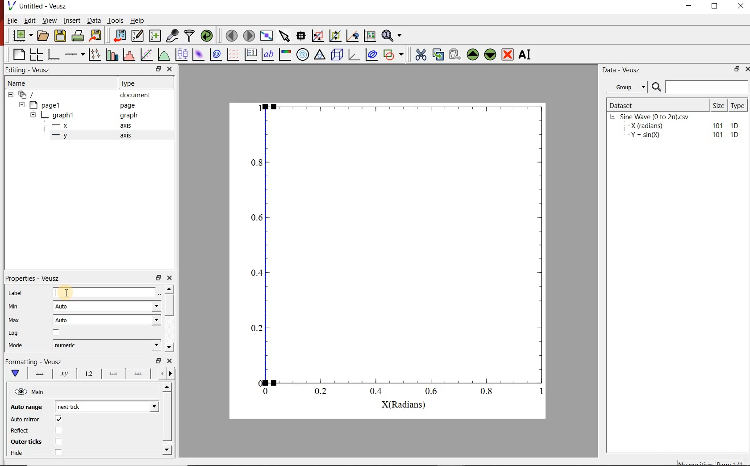  I want to click on plot 2d dataset as image, so click(199, 54).